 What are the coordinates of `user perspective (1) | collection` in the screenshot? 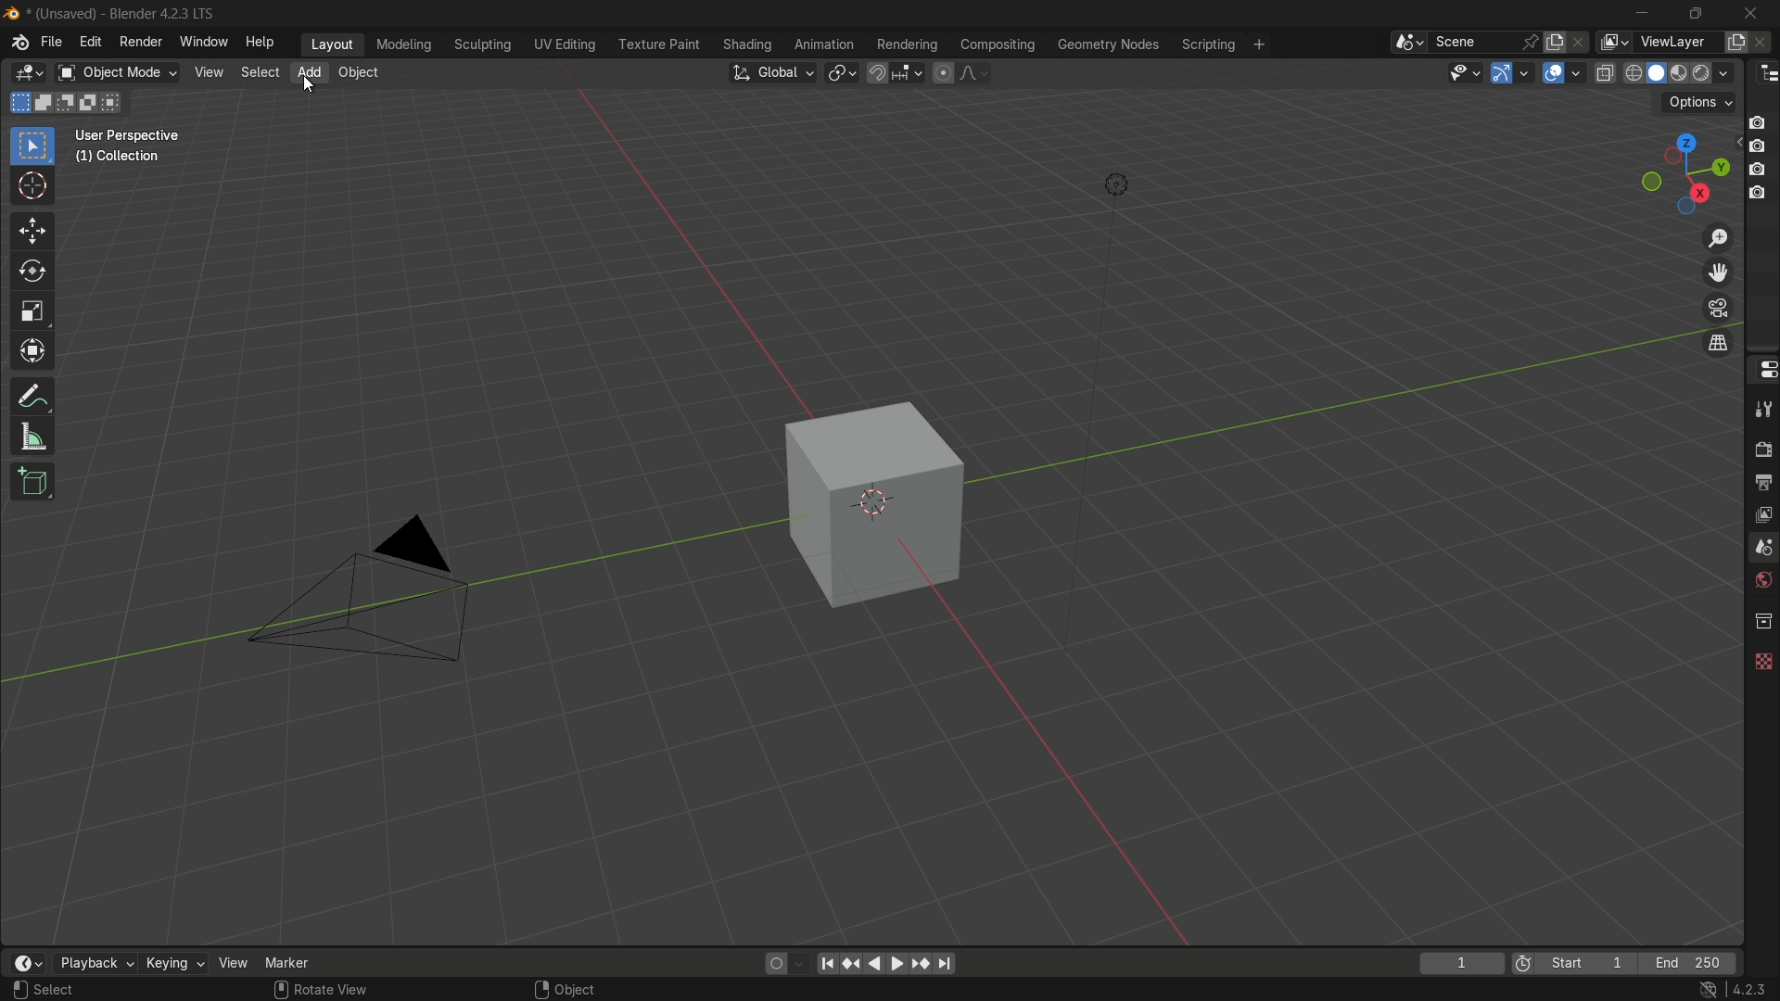 It's located at (148, 151).